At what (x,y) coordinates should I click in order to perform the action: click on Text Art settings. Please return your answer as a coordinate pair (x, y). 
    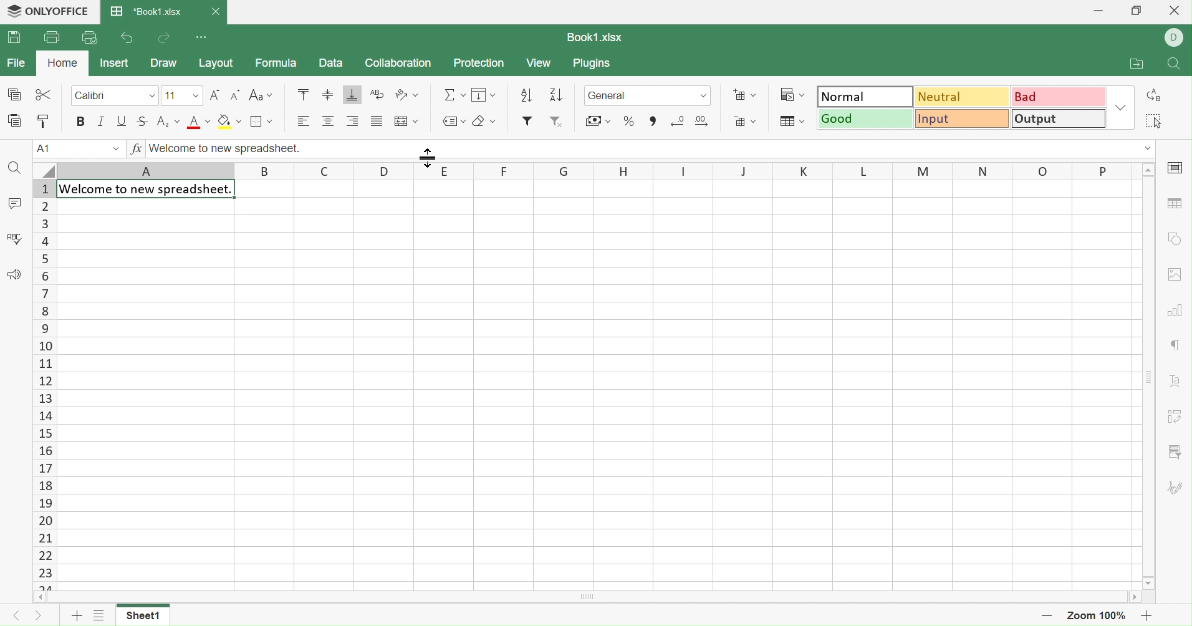
    Looking at the image, I should click on (1178, 383).